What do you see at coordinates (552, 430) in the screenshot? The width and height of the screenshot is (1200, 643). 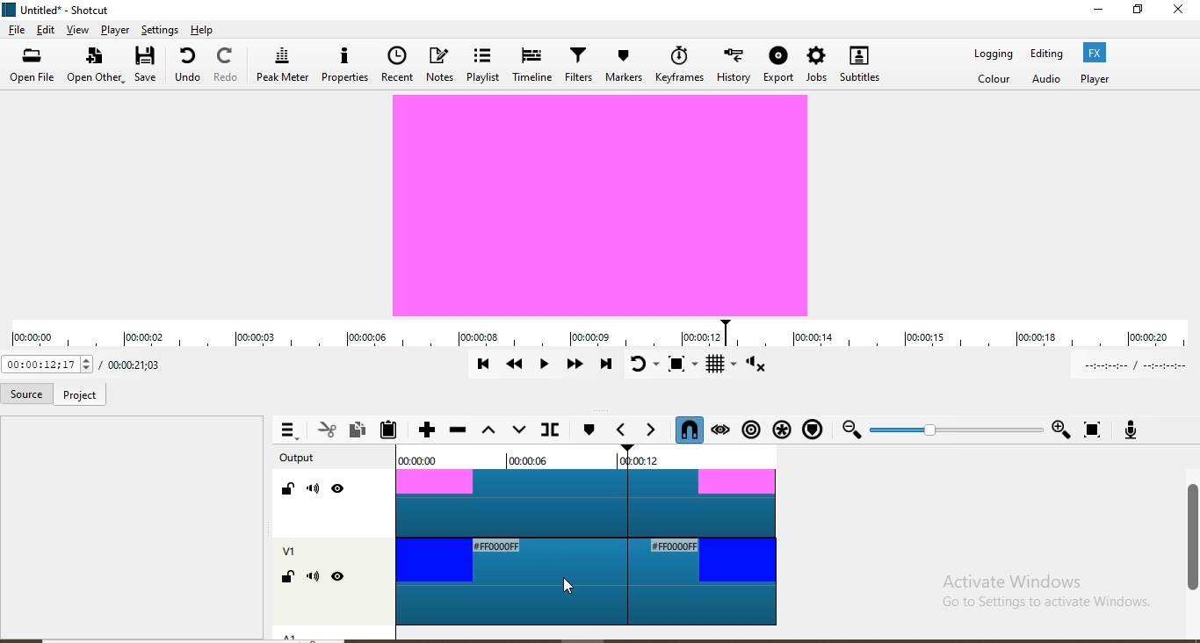 I see `Split at playhead` at bounding box center [552, 430].